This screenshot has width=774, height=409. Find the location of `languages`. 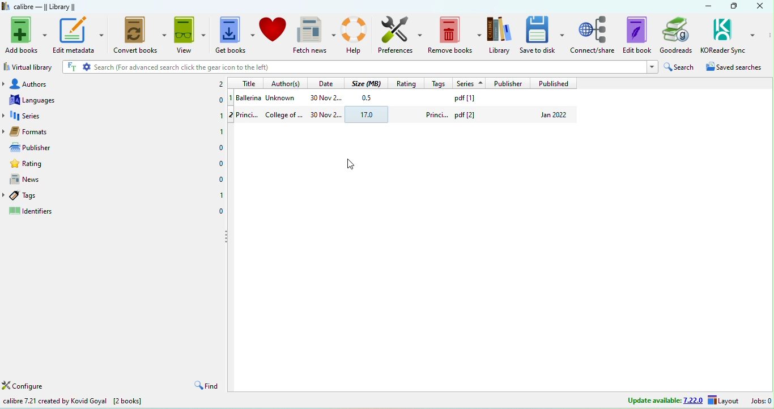

languages is located at coordinates (45, 100).